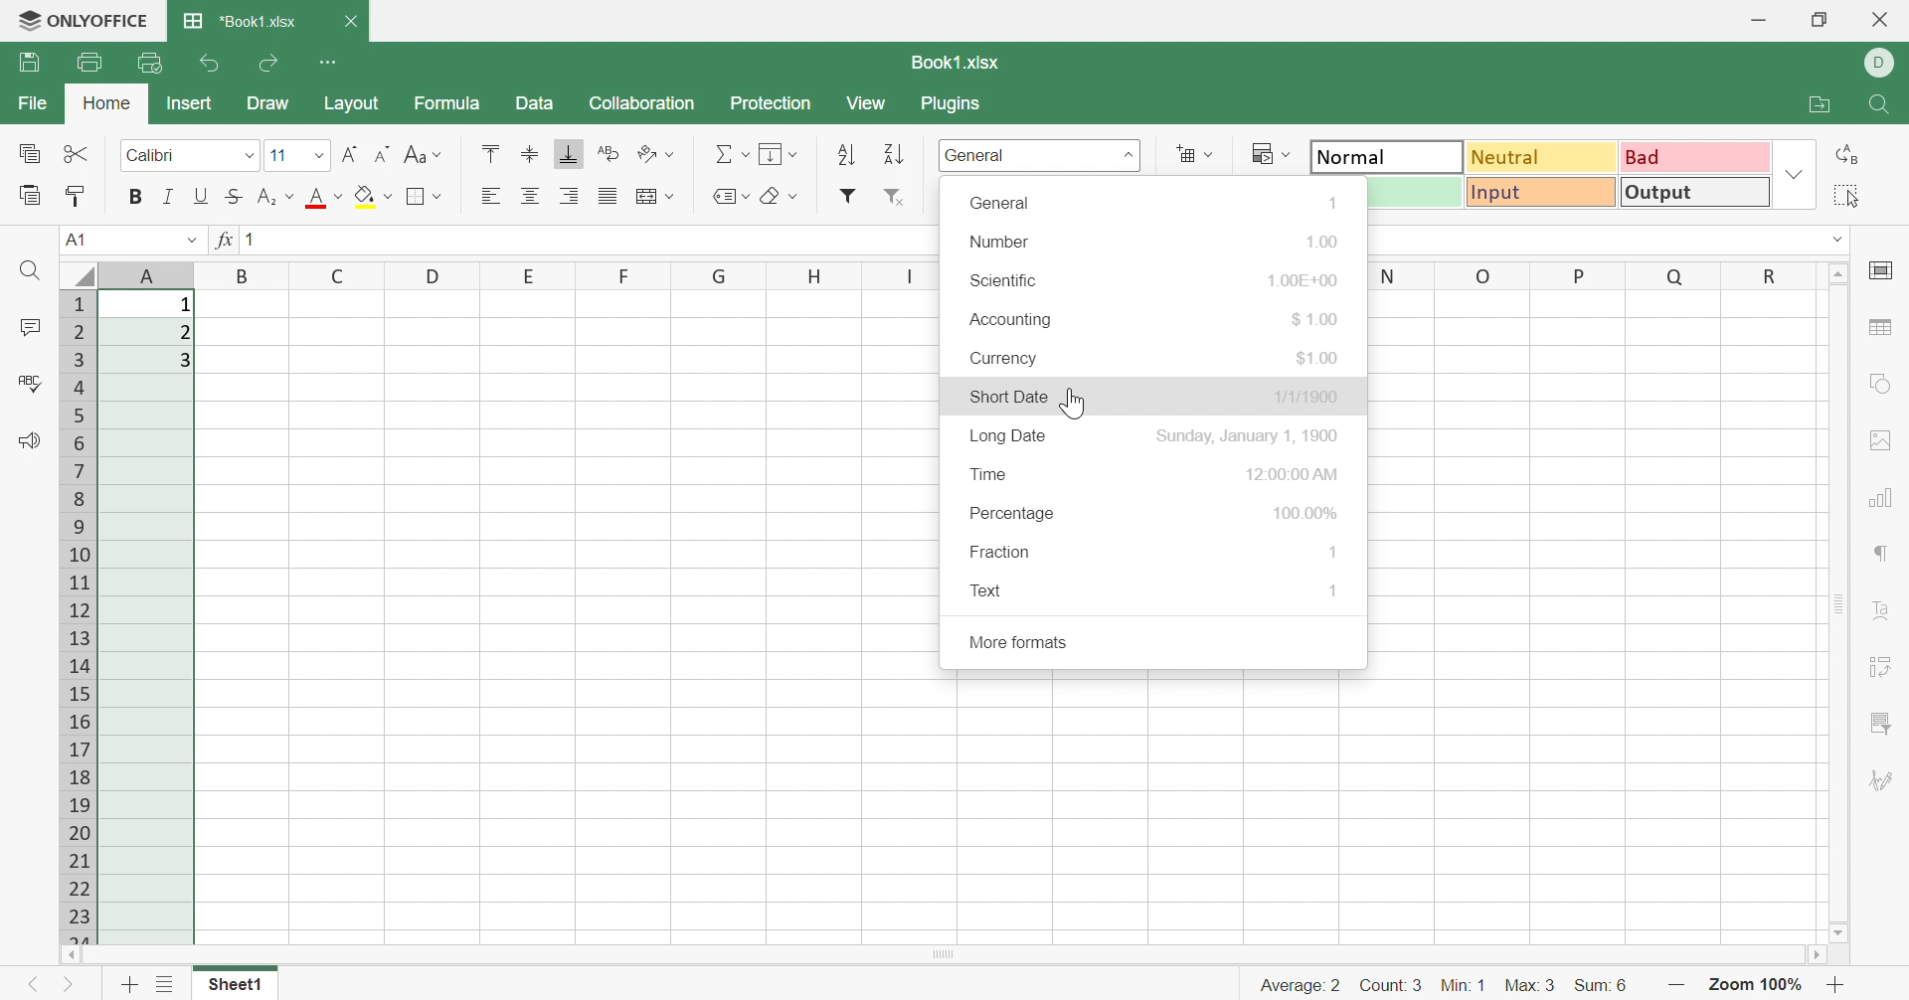 The height and width of the screenshot is (1000, 1909). What do you see at coordinates (1885, 723) in the screenshot?
I see `Slicer settings` at bounding box center [1885, 723].